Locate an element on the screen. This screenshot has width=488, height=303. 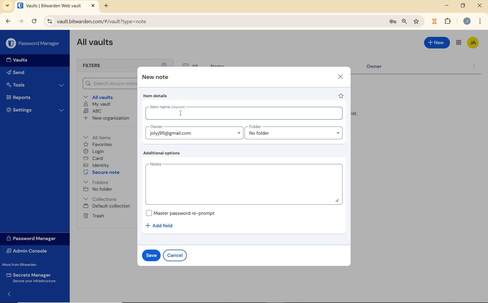
All Vaults is located at coordinates (95, 43).